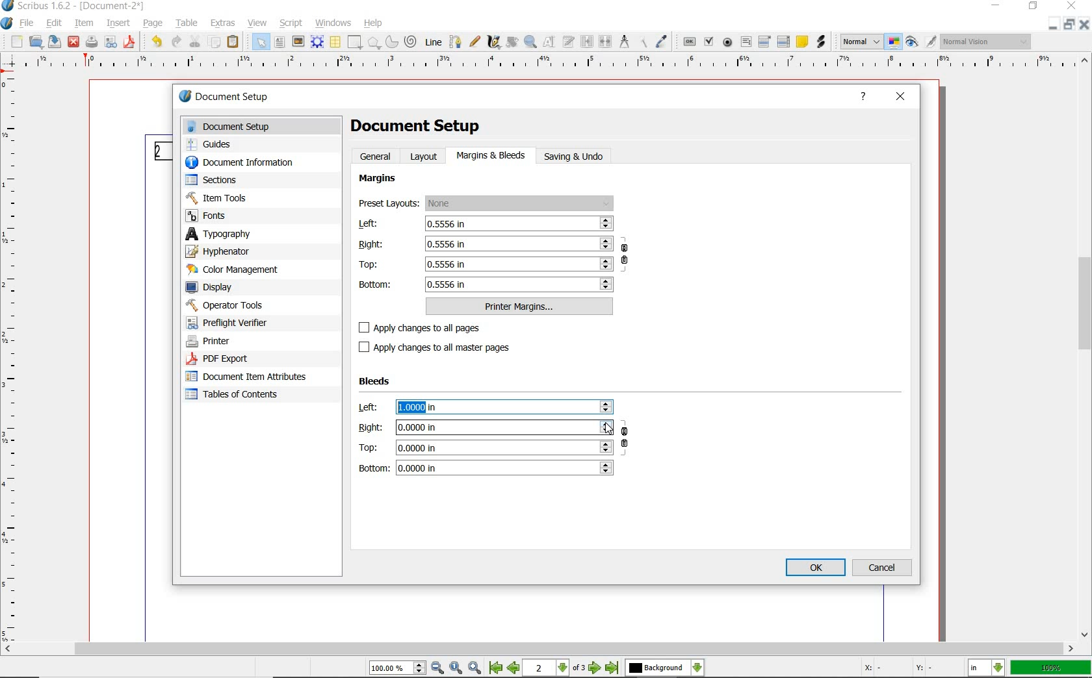  I want to click on preflight verifier, so click(230, 324).